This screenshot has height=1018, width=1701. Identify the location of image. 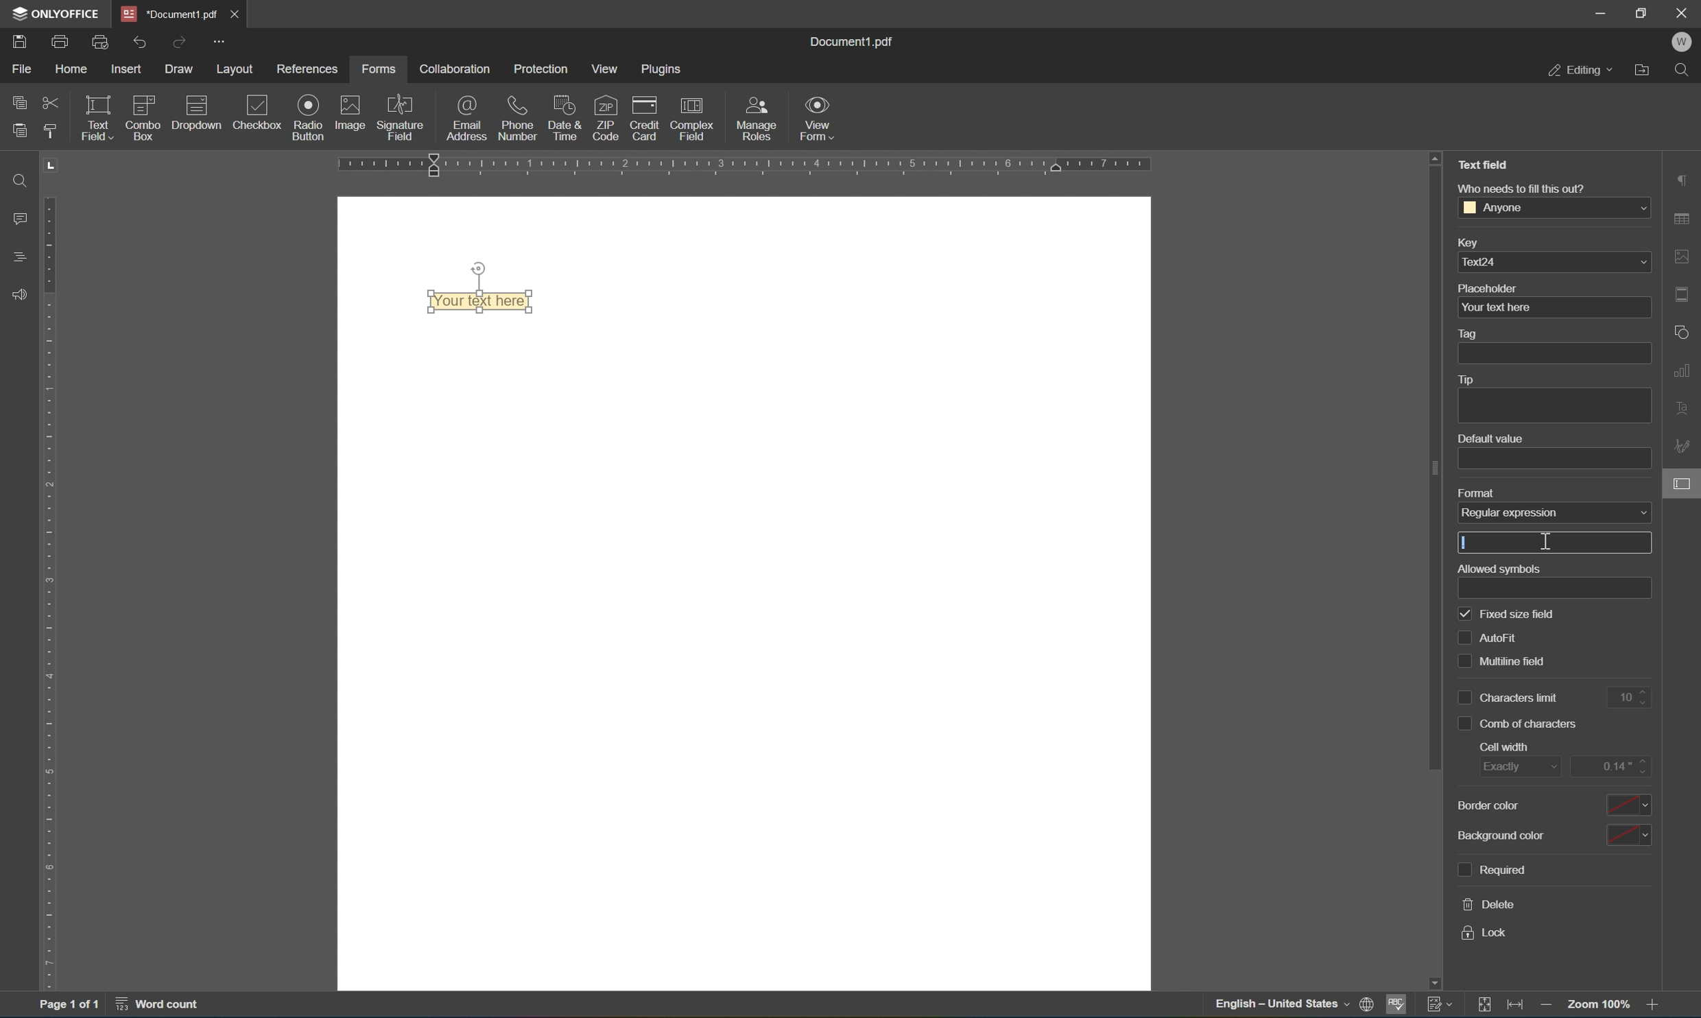
(351, 111).